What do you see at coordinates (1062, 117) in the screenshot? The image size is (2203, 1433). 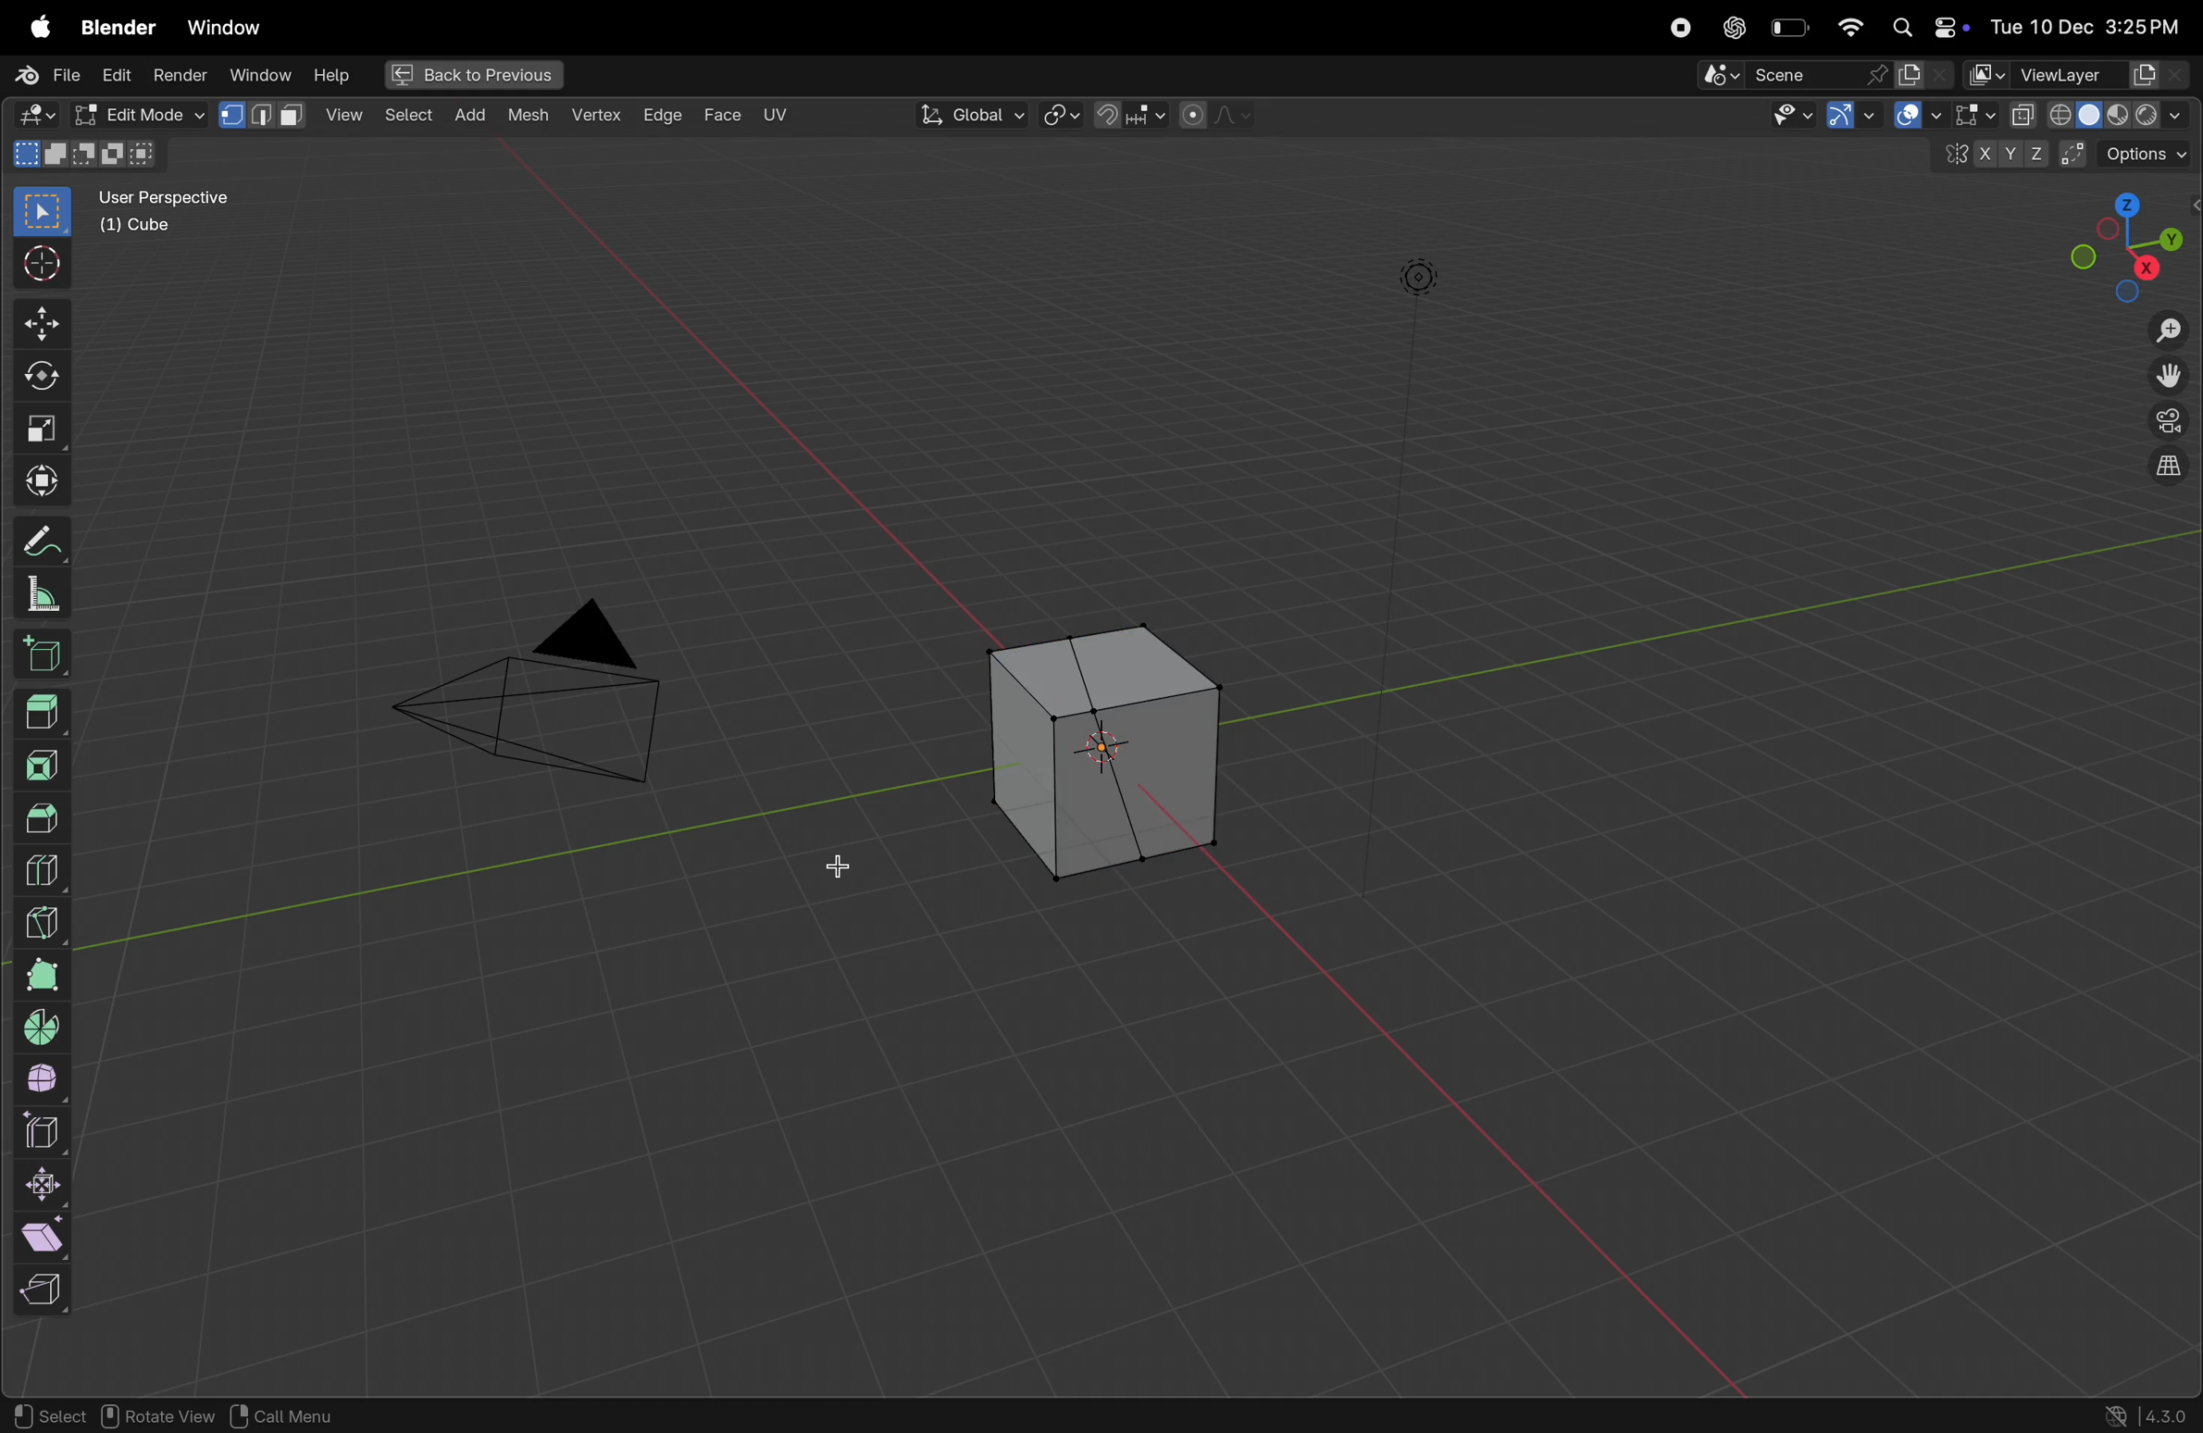 I see `transform pviot` at bounding box center [1062, 117].